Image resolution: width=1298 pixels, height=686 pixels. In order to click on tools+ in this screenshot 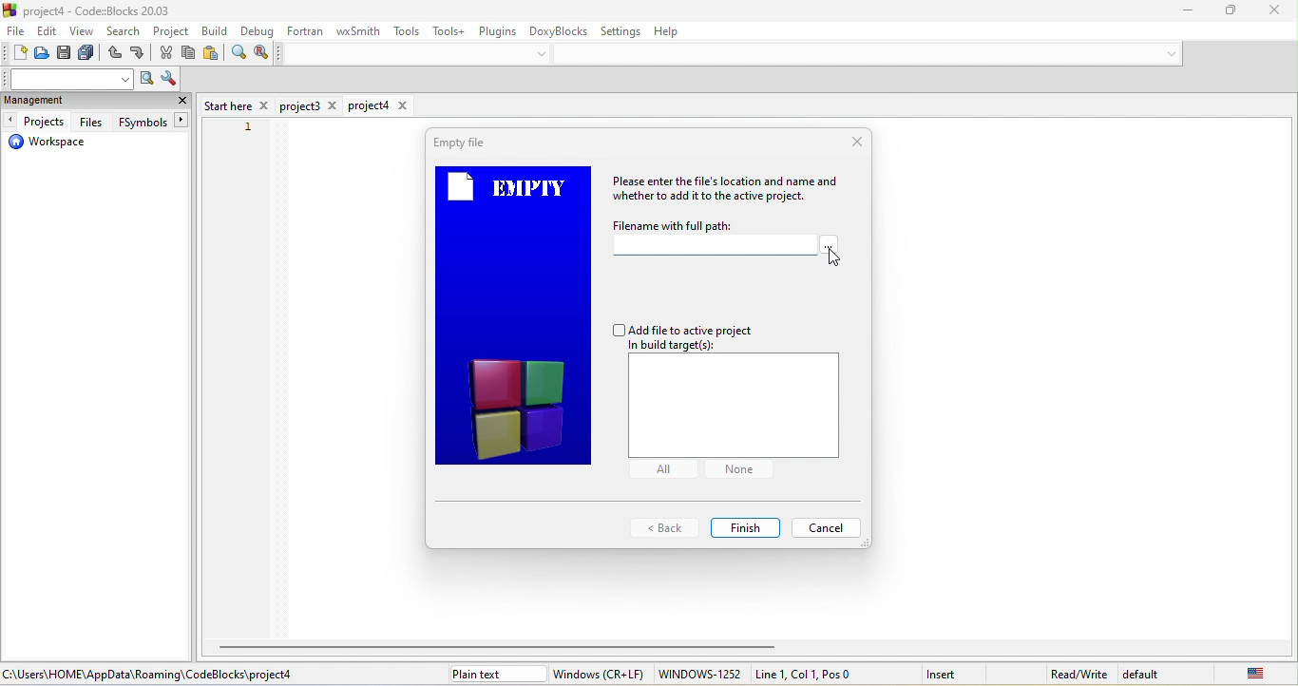, I will do `click(448, 30)`.